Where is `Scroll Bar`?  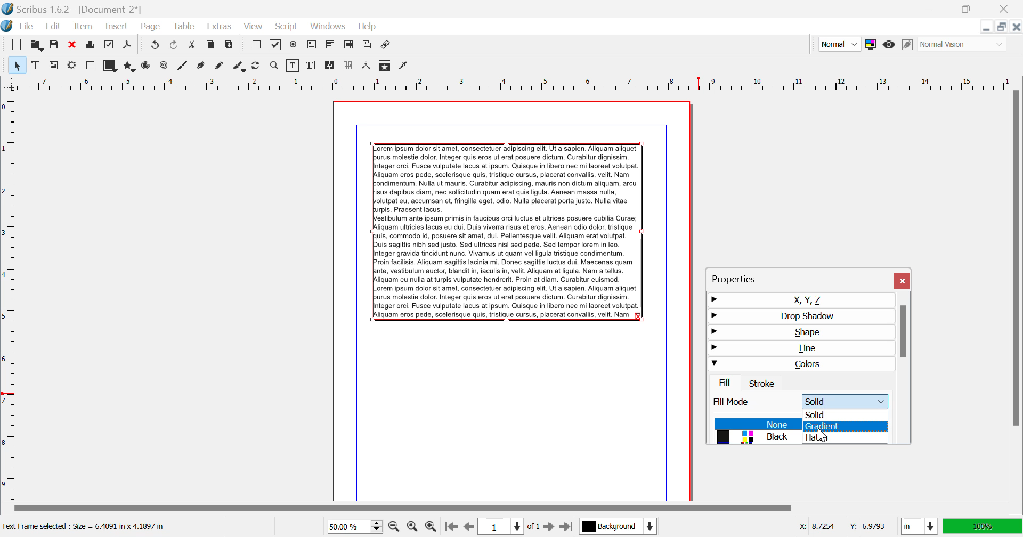
Scroll Bar is located at coordinates (1016, 294).